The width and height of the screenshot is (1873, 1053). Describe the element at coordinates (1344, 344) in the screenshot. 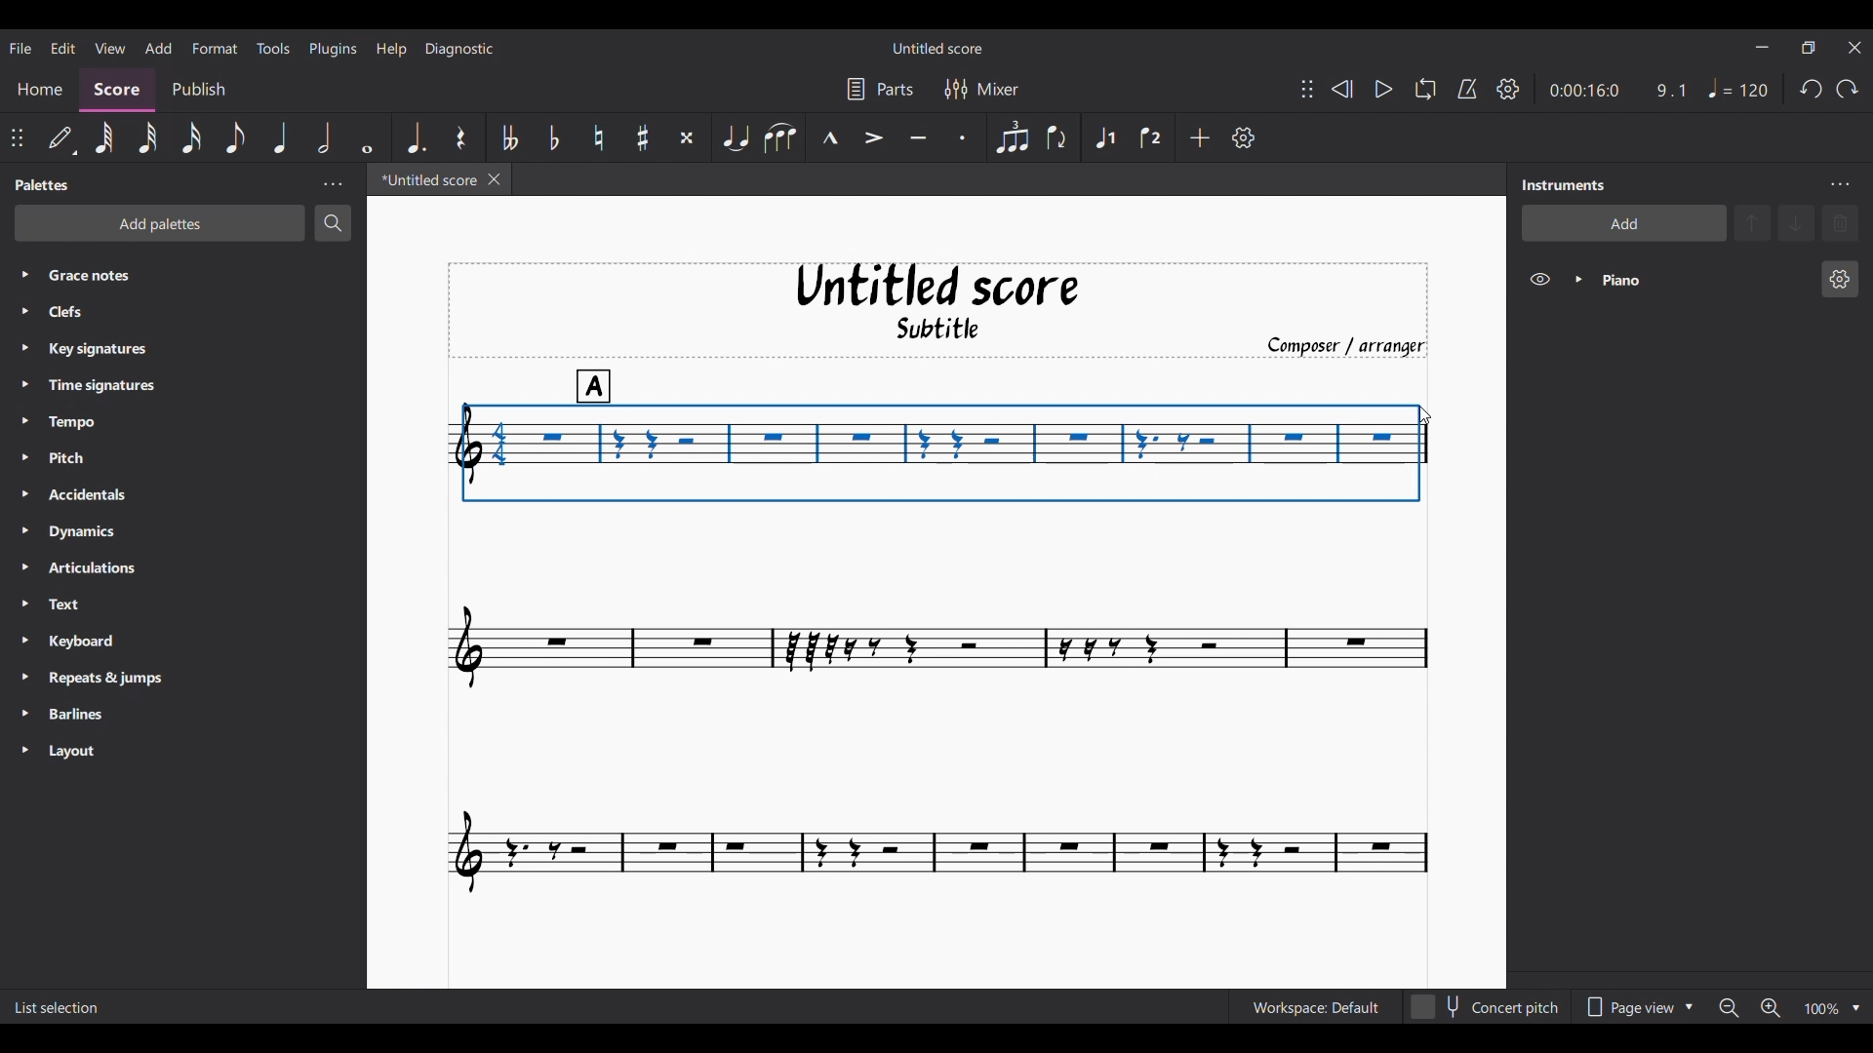

I see `Composer/arranger` at that location.